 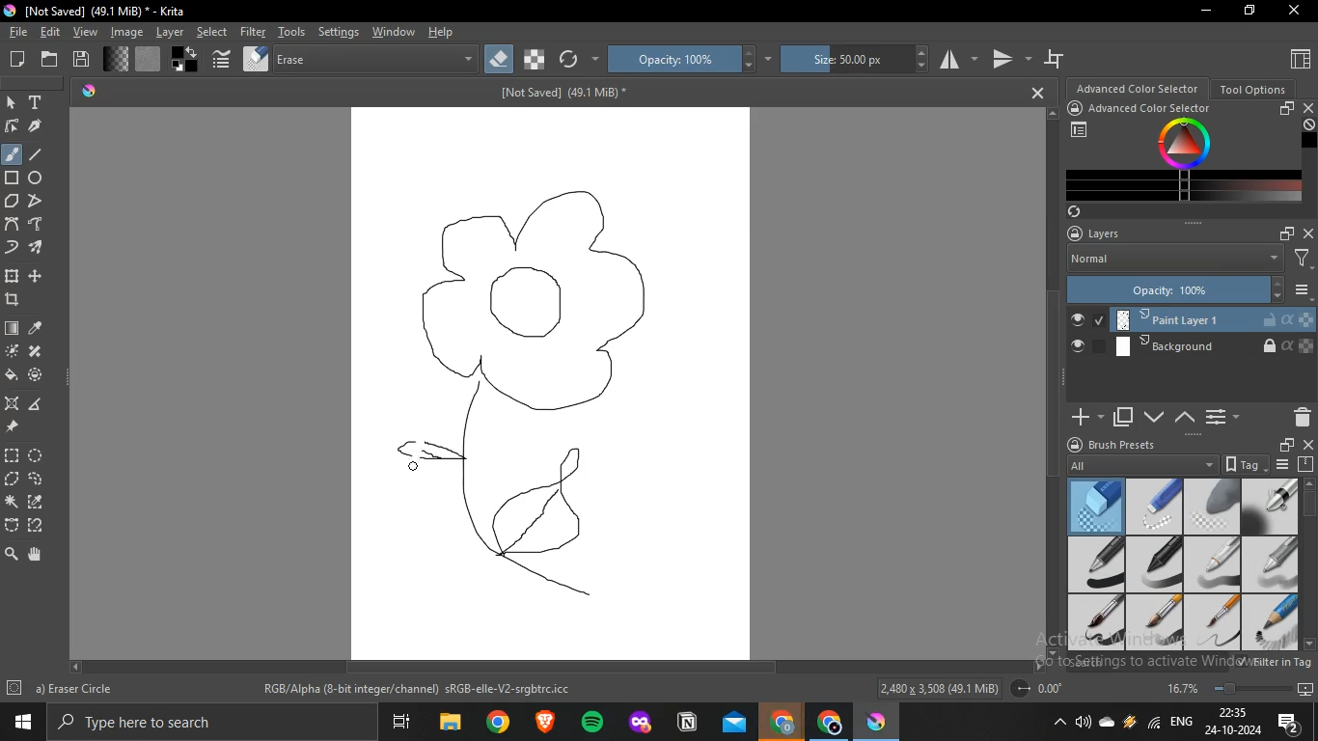 What do you see at coordinates (1098, 621) in the screenshot?
I see `basic 5 size` at bounding box center [1098, 621].